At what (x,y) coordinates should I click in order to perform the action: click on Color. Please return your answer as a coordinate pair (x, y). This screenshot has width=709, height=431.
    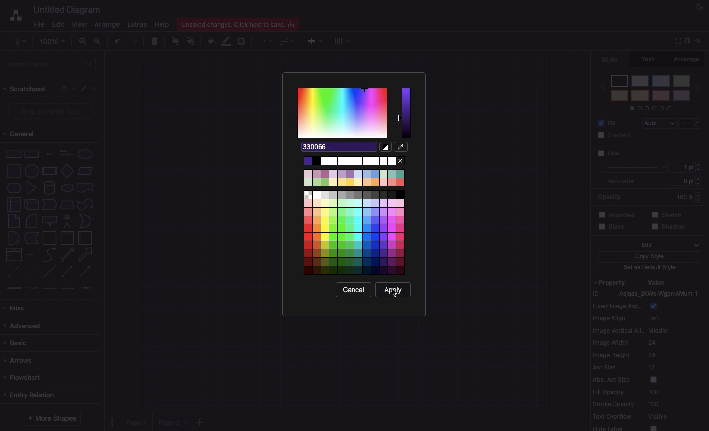
    Looking at the image, I should click on (691, 154).